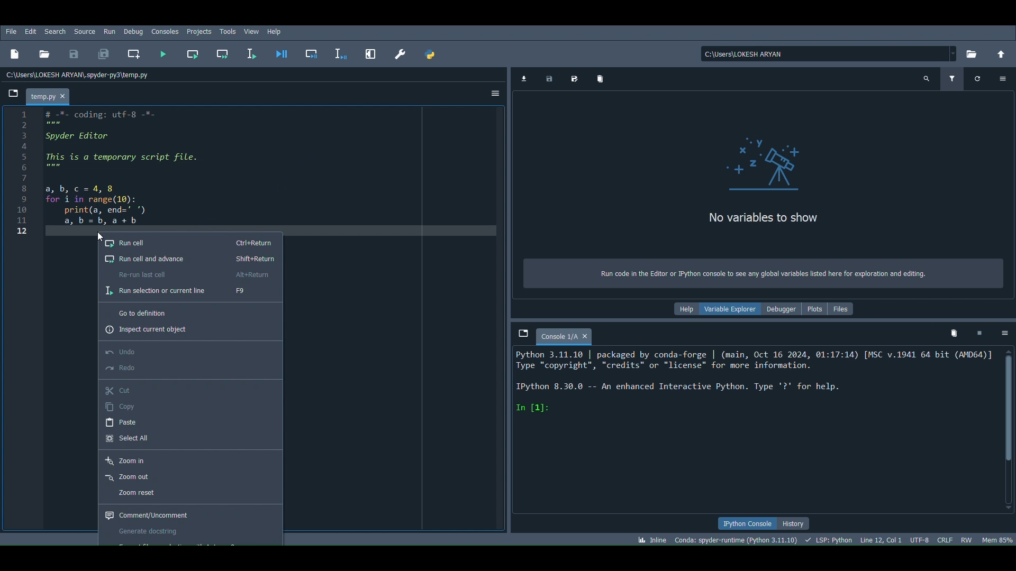 This screenshot has width=1016, height=571. Describe the element at coordinates (47, 95) in the screenshot. I see `File name` at that location.